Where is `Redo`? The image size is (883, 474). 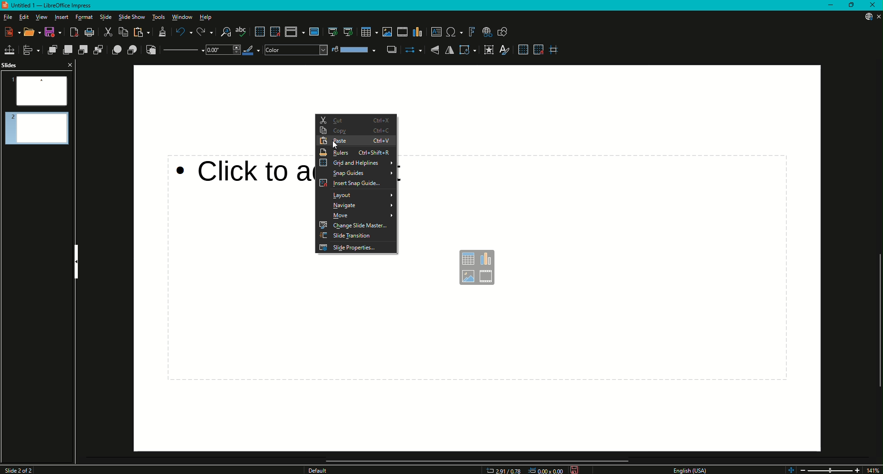
Redo is located at coordinates (202, 30).